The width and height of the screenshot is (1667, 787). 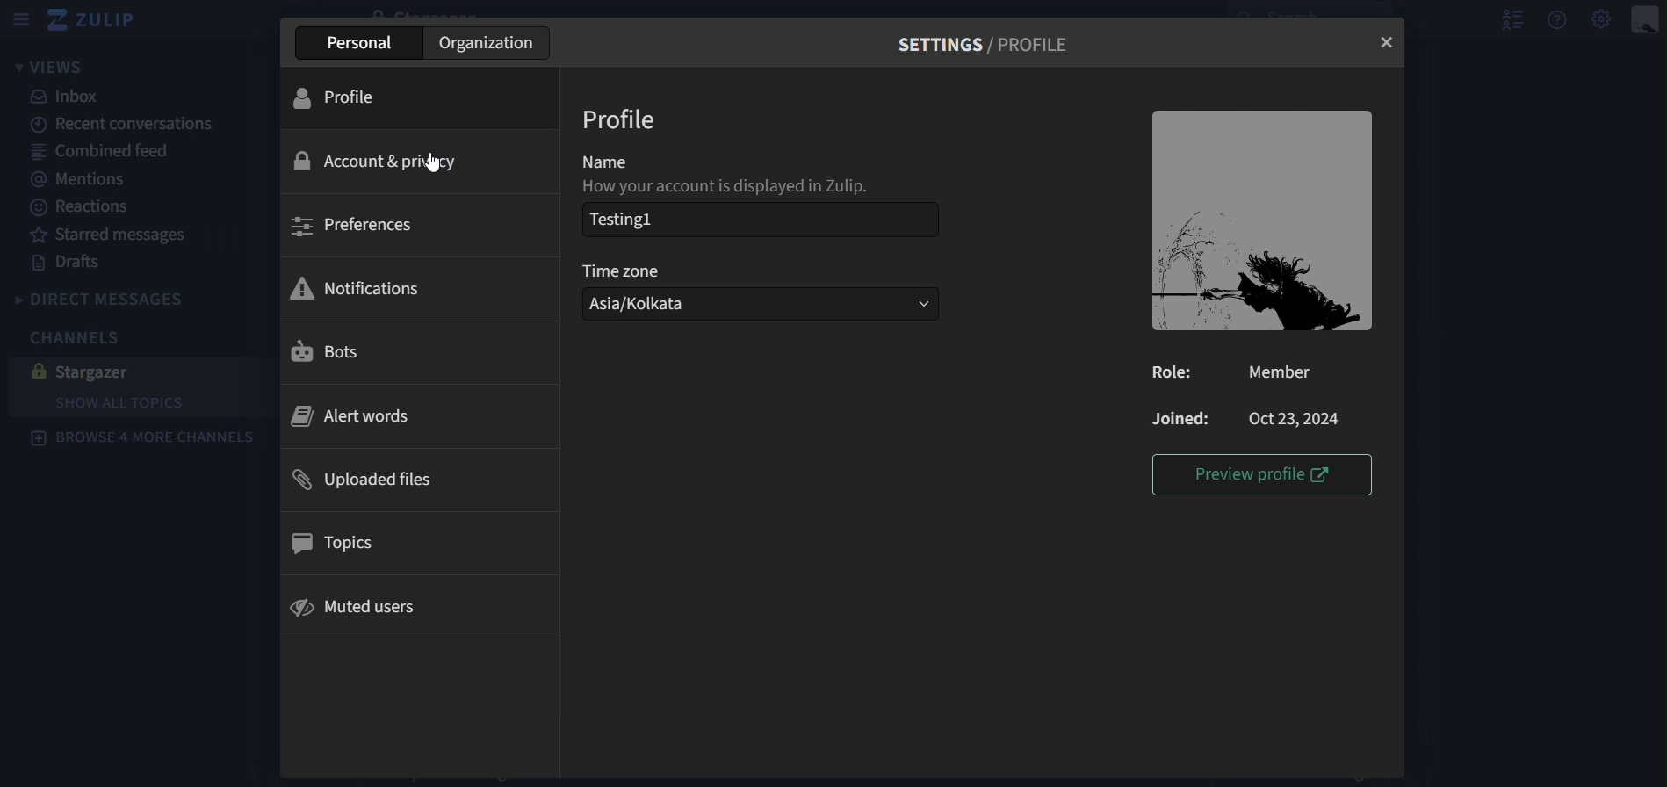 What do you see at coordinates (360, 608) in the screenshot?
I see `muted users` at bounding box center [360, 608].